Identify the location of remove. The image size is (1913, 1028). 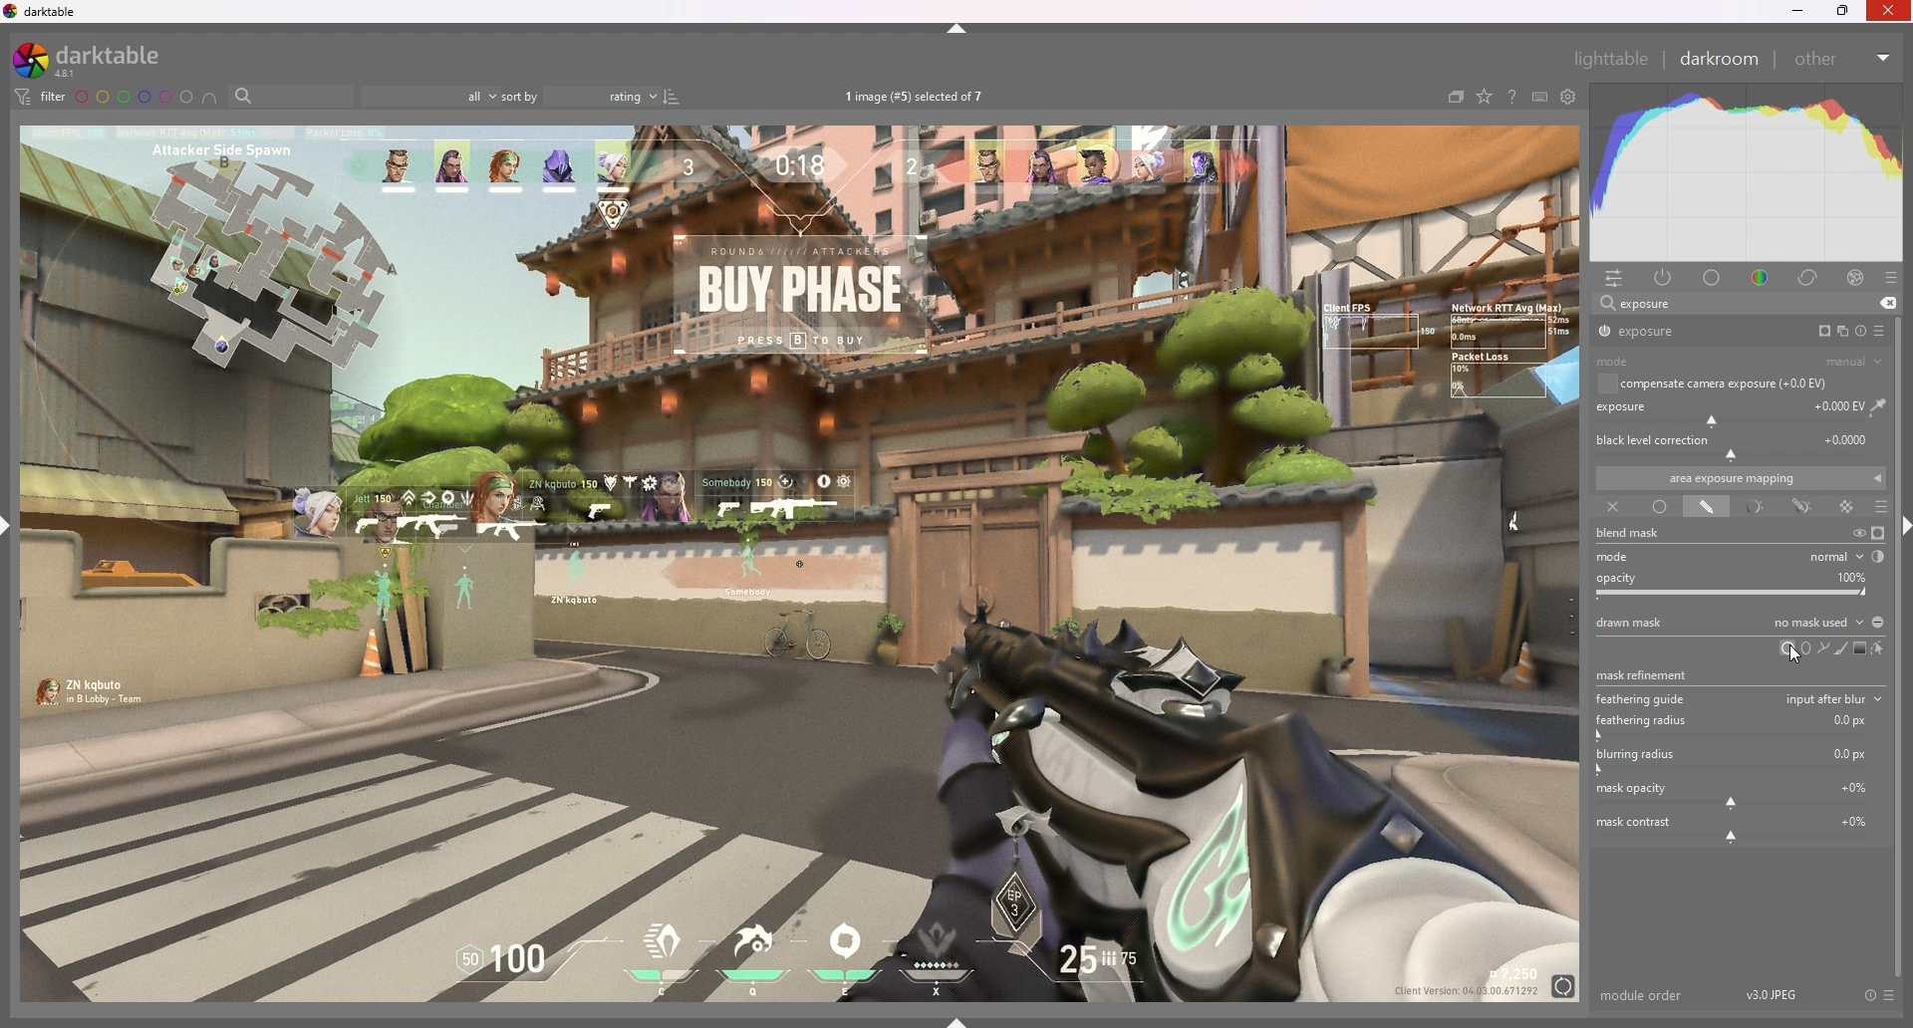
(1887, 304).